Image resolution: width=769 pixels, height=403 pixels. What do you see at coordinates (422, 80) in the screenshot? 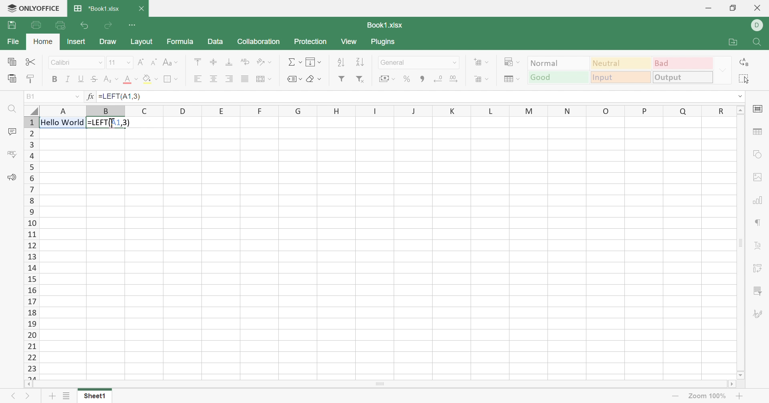
I see `Comma style` at bounding box center [422, 80].